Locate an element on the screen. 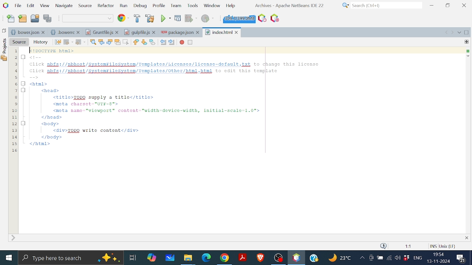 This screenshot has width=472, height=265. Files is located at coordinates (188, 258).